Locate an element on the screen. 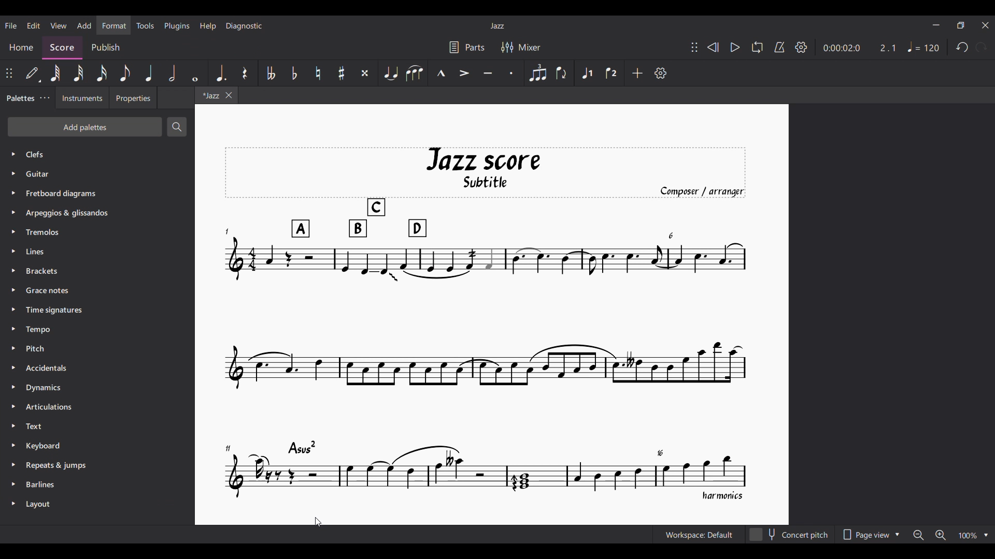 This screenshot has width=995, height=559. Minimize is located at coordinates (935, 25).